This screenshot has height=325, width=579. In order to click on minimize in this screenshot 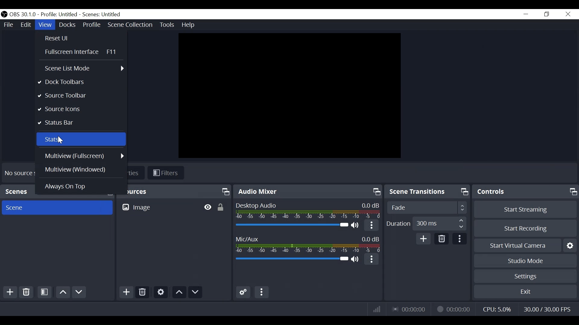, I will do `click(526, 14)`.